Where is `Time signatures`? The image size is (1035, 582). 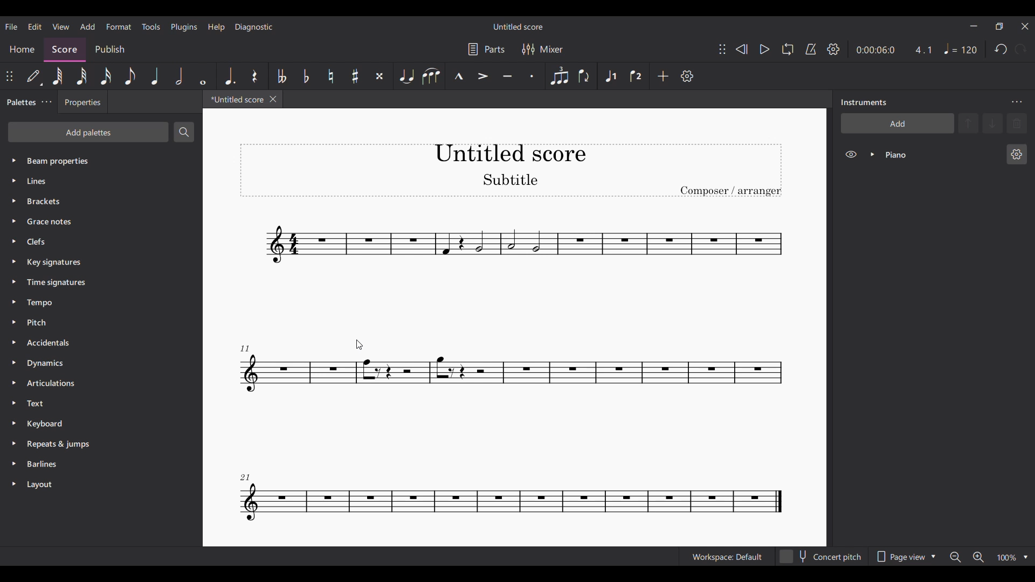
Time signatures is located at coordinates (97, 282).